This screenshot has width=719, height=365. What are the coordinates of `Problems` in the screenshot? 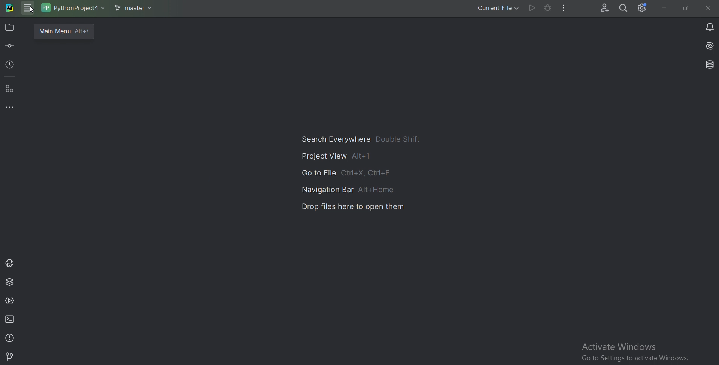 It's located at (10, 337).